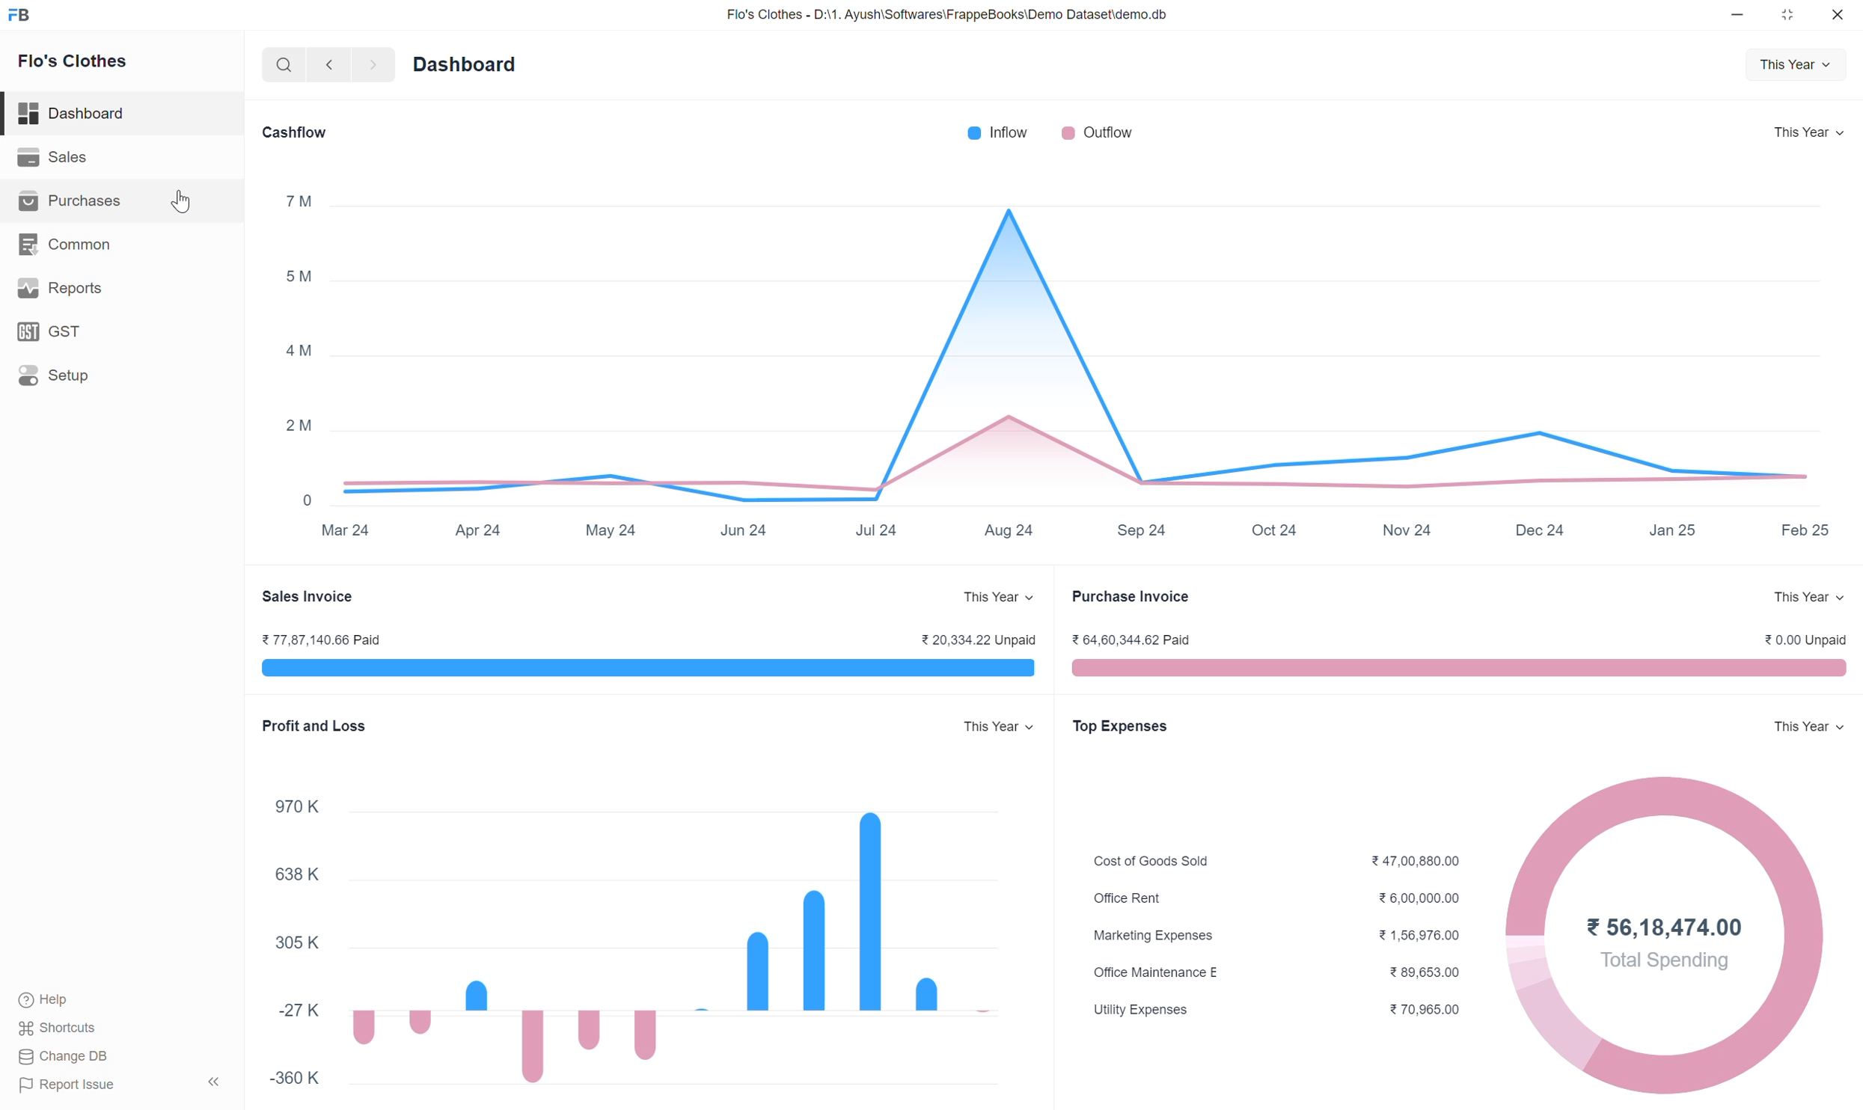 The width and height of the screenshot is (1863, 1110). I want to click on Total spending graph, so click(1697, 1039).